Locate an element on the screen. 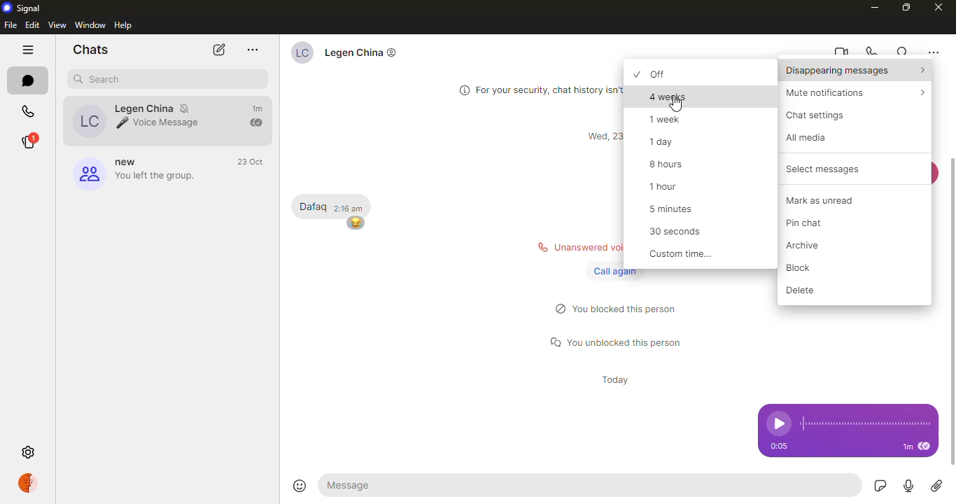 The height and width of the screenshot is (504, 956). voice call is located at coordinates (873, 51).